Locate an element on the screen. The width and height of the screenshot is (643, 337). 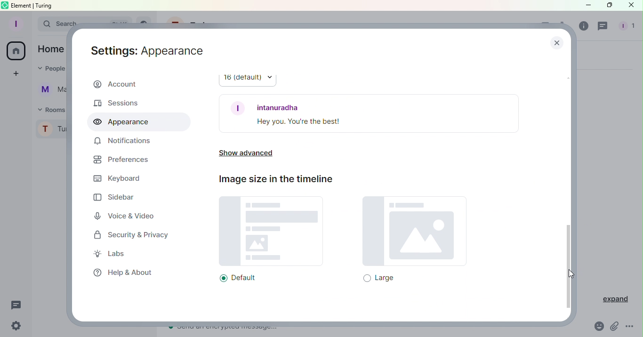
More Options is located at coordinates (633, 327).